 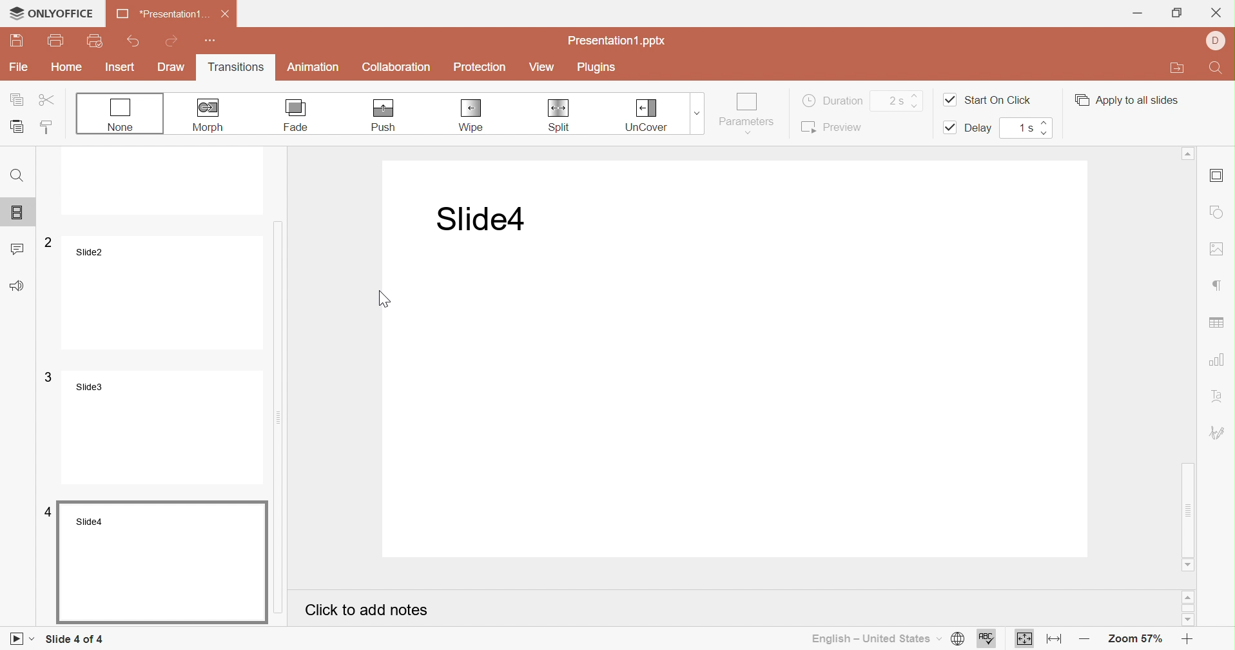 I want to click on Shape settings, so click(x=1216, y=213).